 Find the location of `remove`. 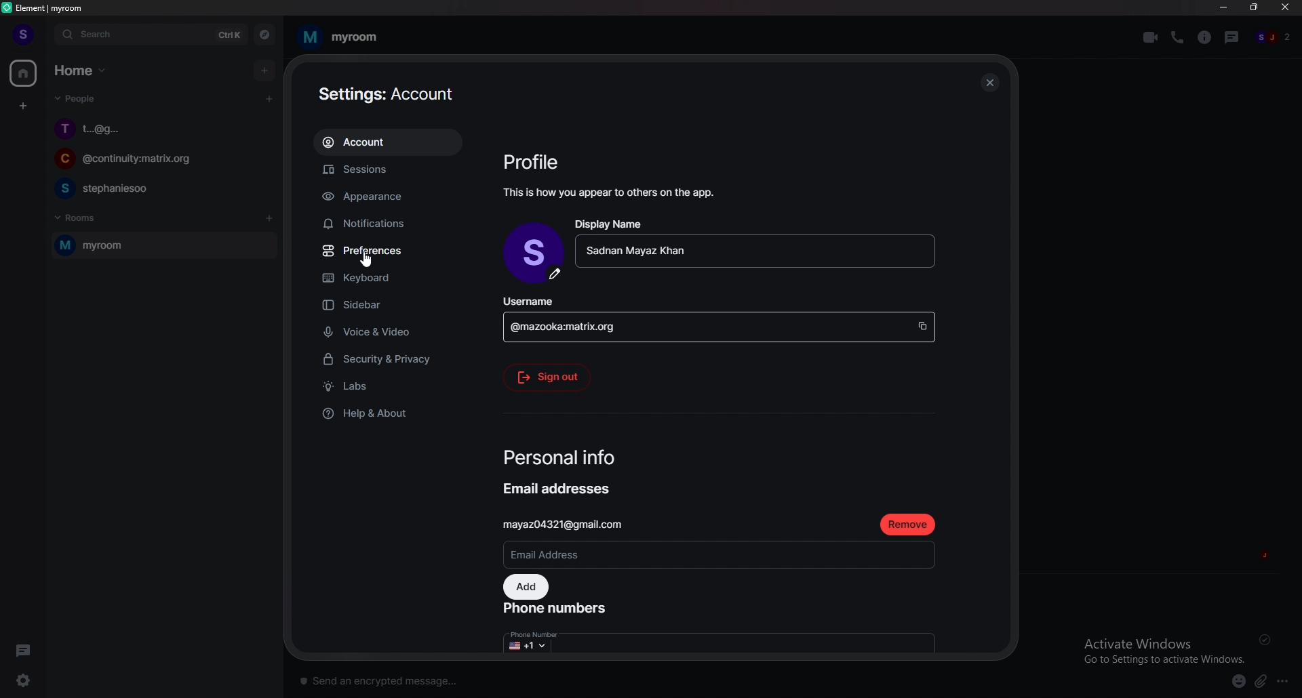

remove is located at coordinates (908, 524).